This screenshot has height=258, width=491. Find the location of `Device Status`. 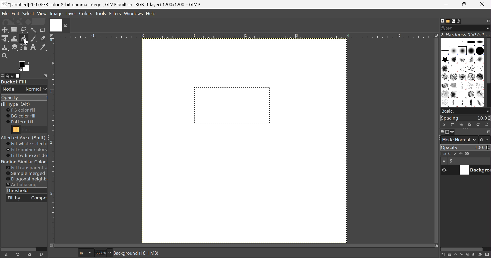

Device Status is located at coordinates (8, 76).